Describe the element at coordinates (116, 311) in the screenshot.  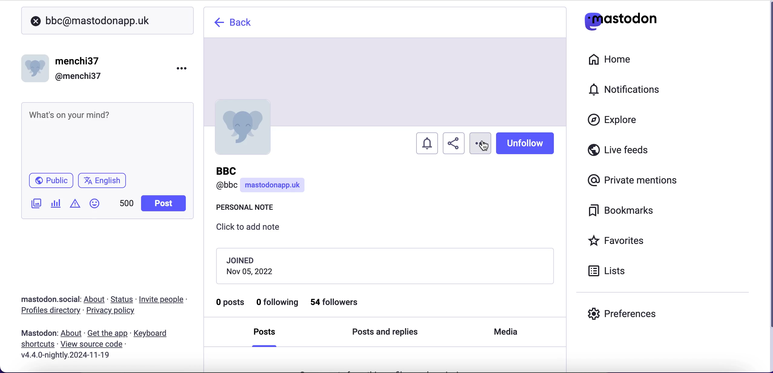
I see `privacy policy` at that location.